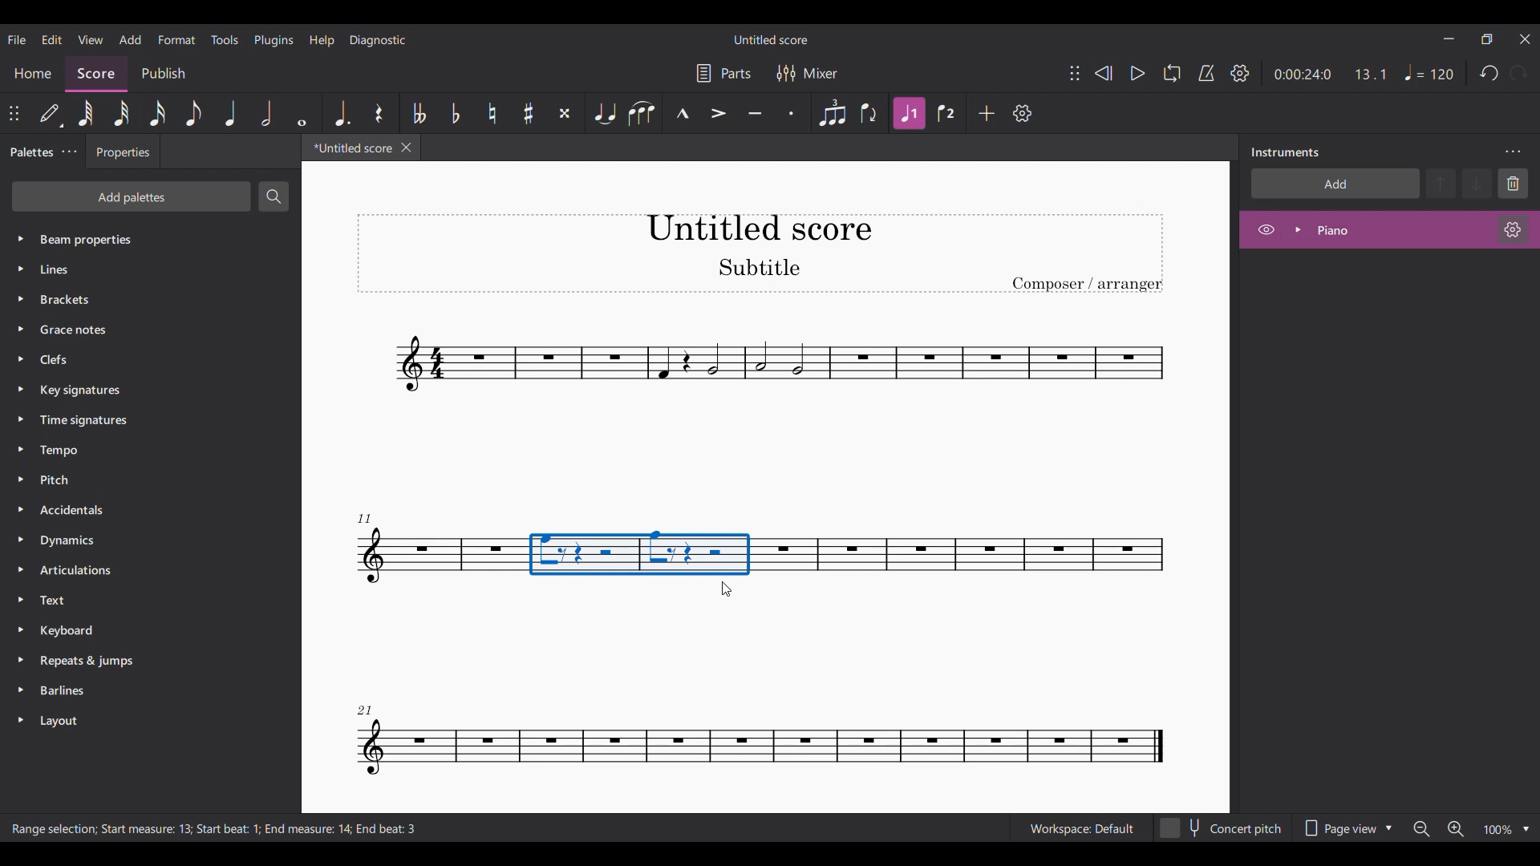 This screenshot has width=1540, height=866. What do you see at coordinates (910, 113) in the screenshot?
I see `Highlighted after selection` at bounding box center [910, 113].